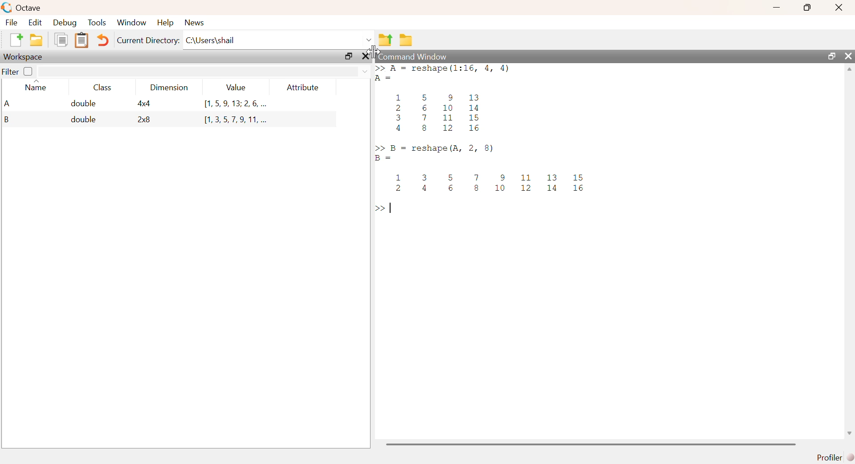 The height and width of the screenshot is (464, 855). Describe the element at coordinates (133, 22) in the screenshot. I see `window` at that location.